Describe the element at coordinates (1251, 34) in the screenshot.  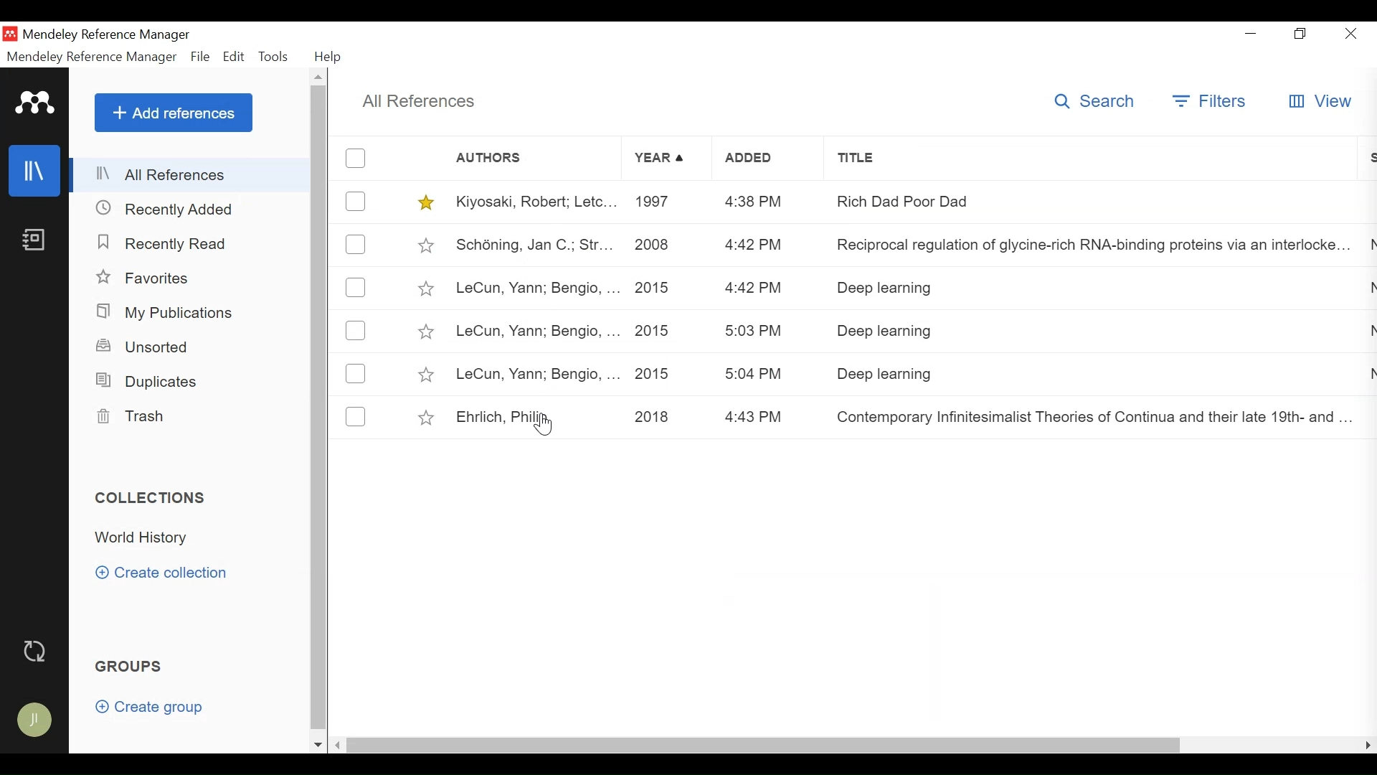
I see `minimize` at that location.